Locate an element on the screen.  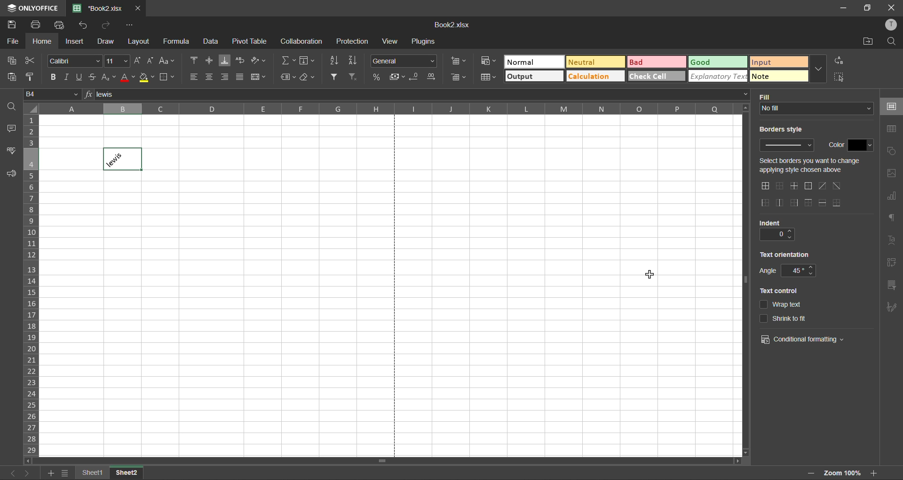
more options is located at coordinates (818, 68).